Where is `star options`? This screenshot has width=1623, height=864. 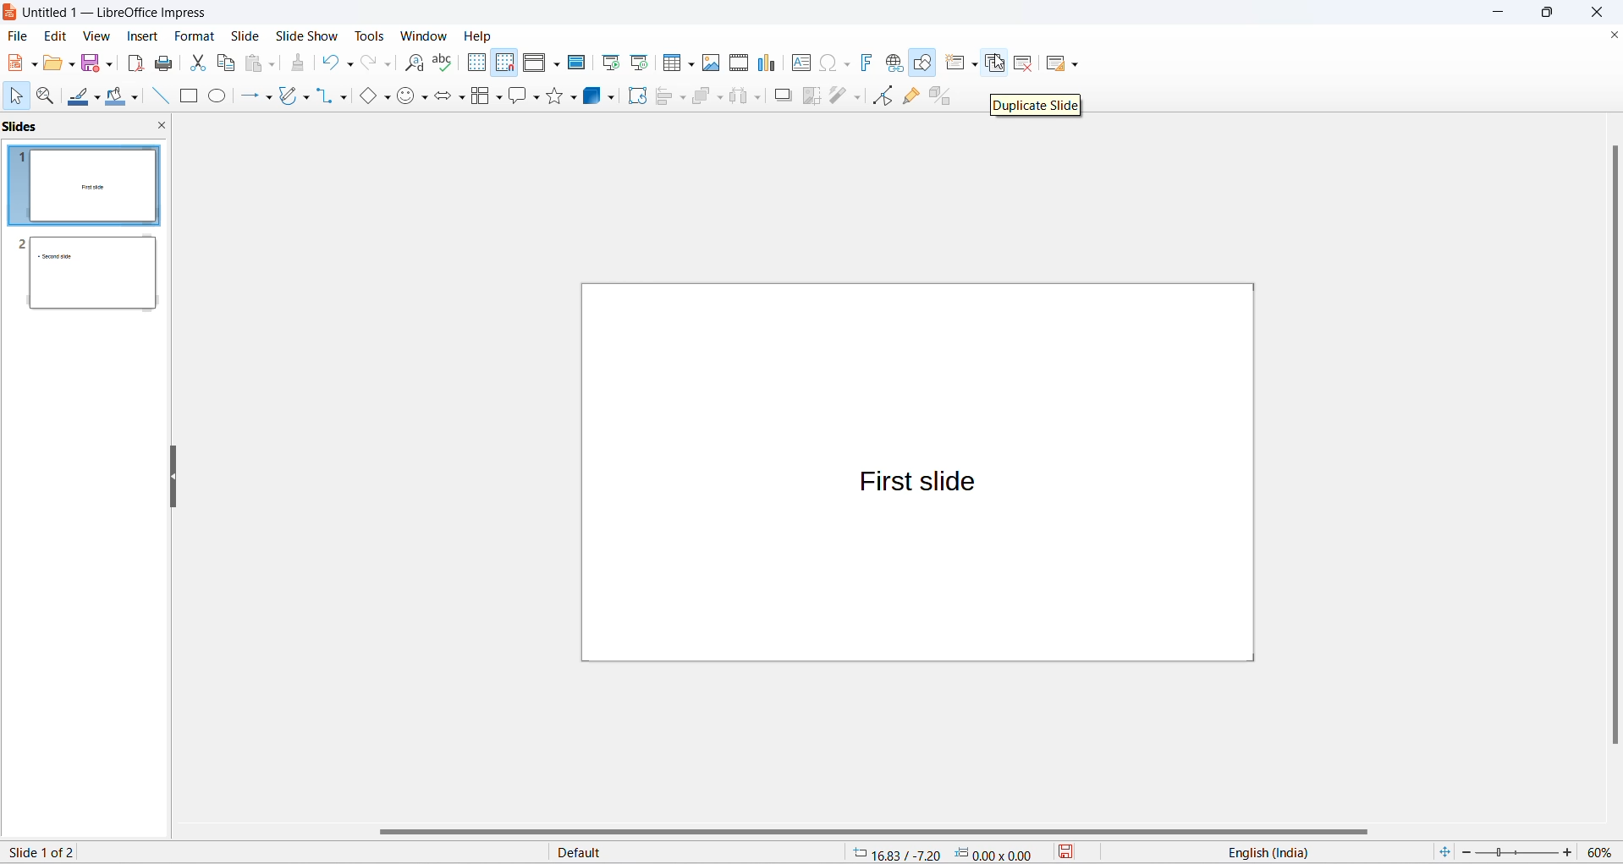
star options is located at coordinates (570, 97).